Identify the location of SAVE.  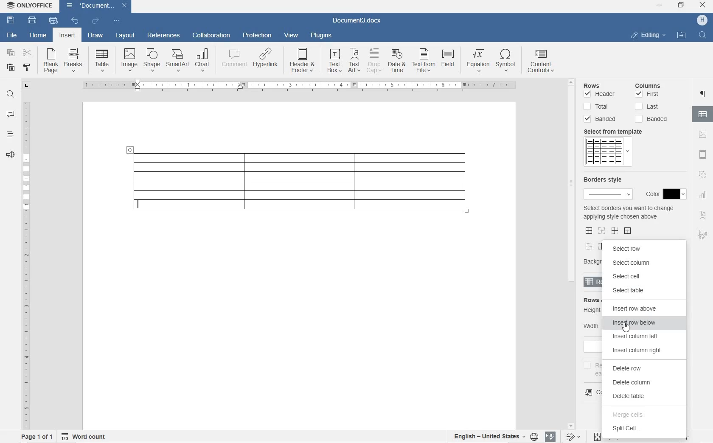
(11, 21).